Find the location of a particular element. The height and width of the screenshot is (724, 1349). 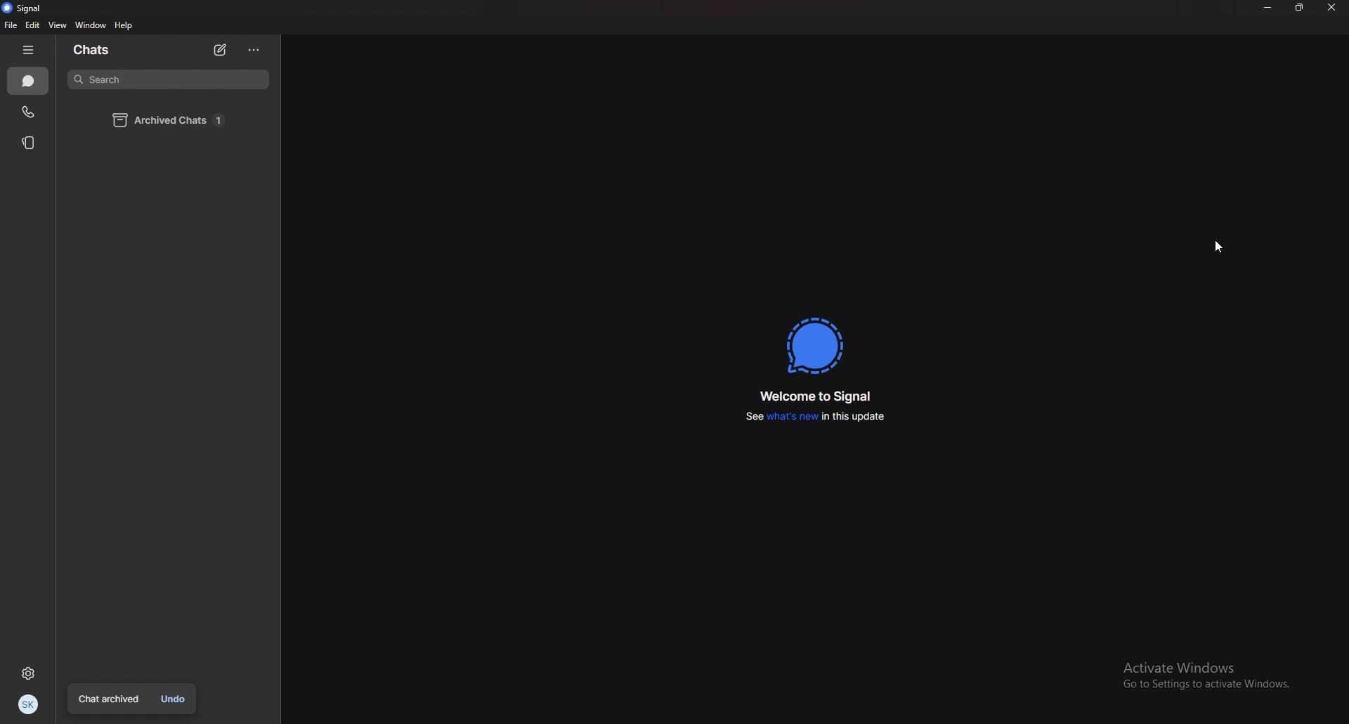

view is located at coordinates (58, 25).